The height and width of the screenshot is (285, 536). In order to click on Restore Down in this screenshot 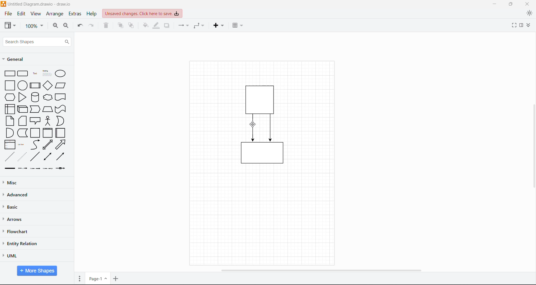, I will do `click(511, 4)`.